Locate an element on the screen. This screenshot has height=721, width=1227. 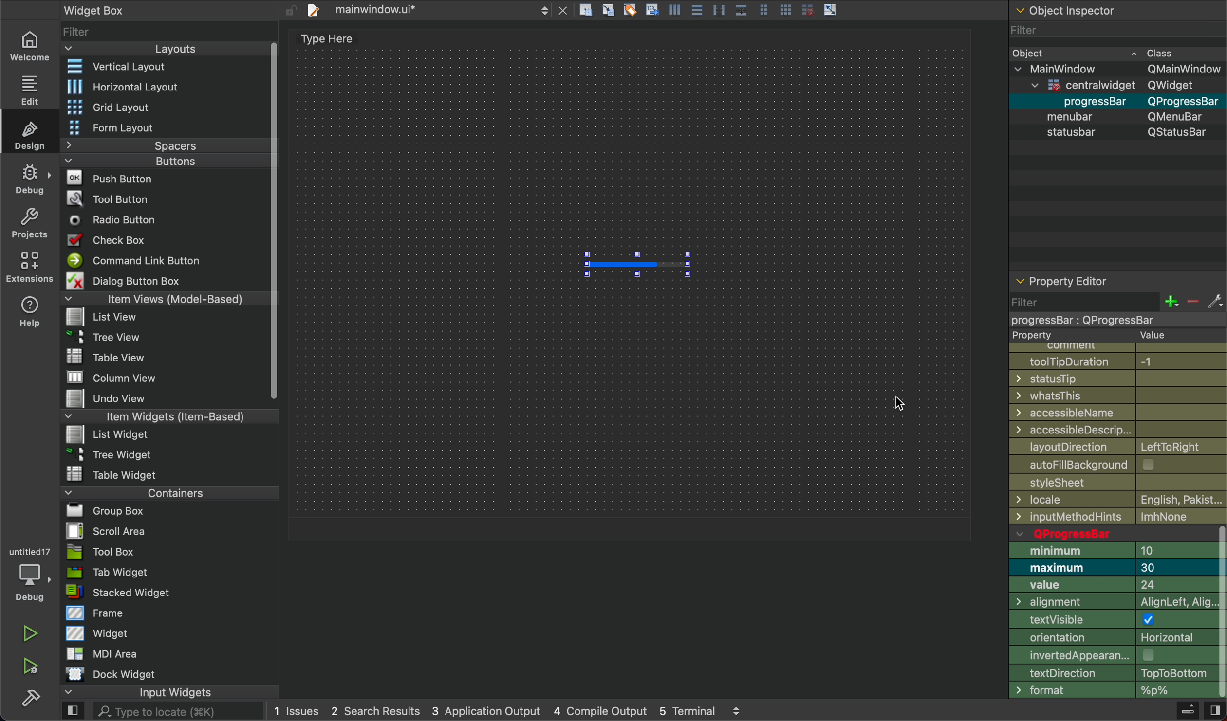
local is located at coordinates (1118, 500).